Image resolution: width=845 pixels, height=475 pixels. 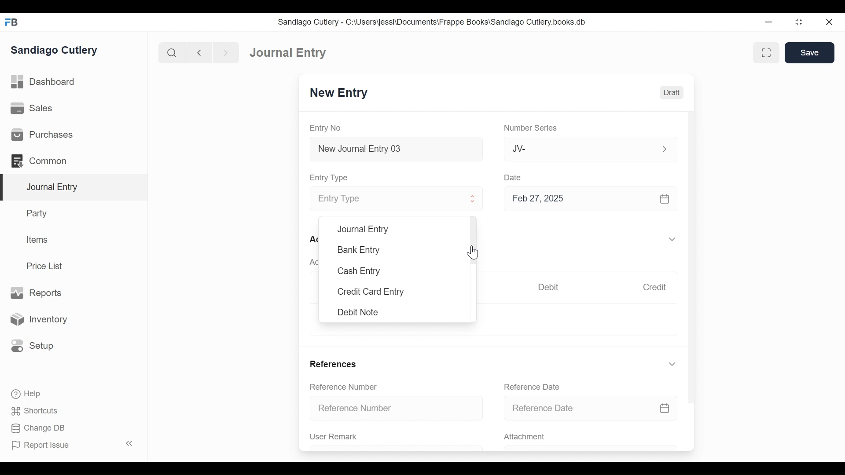 What do you see at coordinates (474, 239) in the screenshot?
I see `Vertical Scroll bar` at bounding box center [474, 239].